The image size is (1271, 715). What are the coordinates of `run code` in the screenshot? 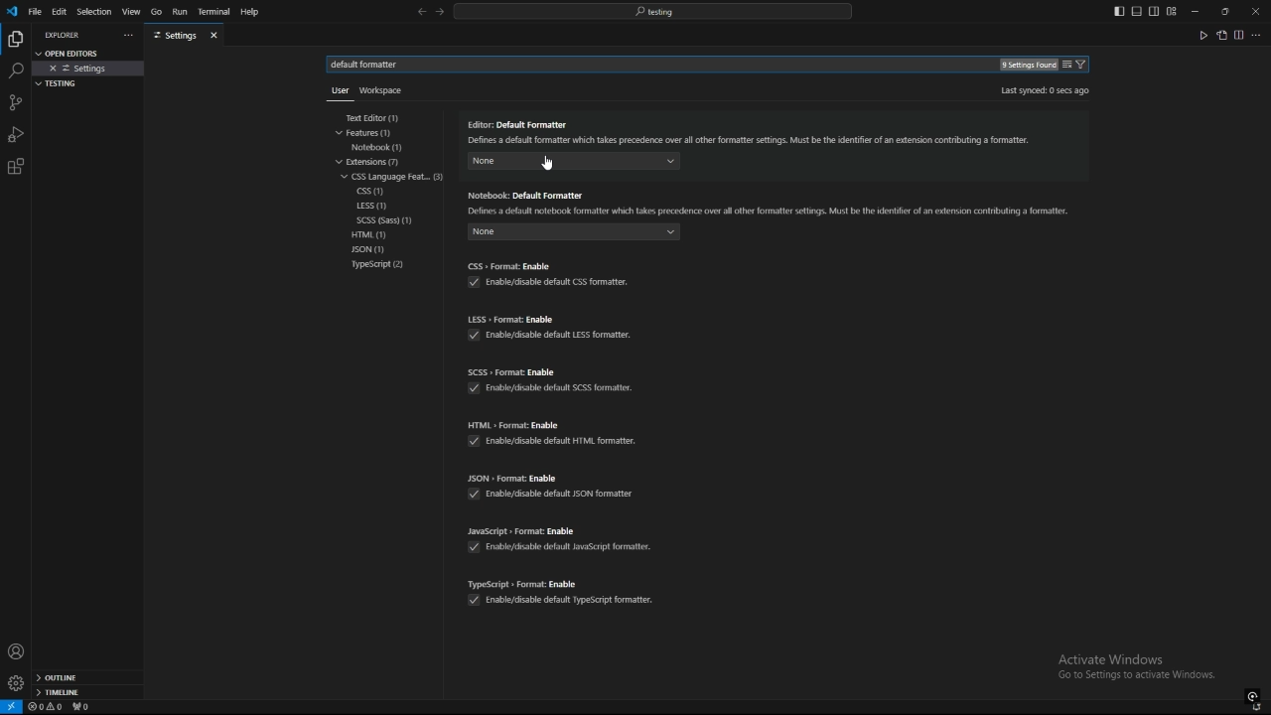 It's located at (1202, 35).